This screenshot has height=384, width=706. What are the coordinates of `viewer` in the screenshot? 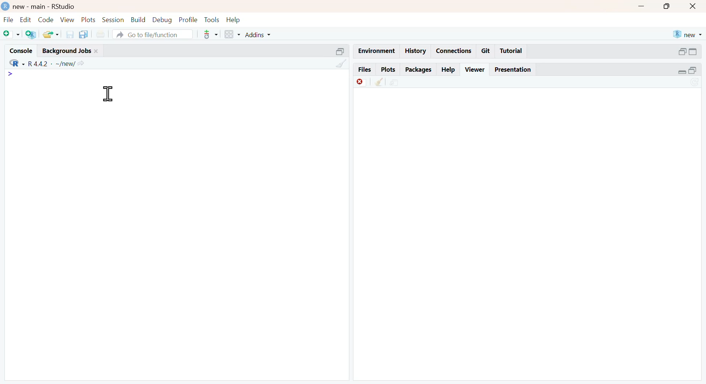 It's located at (475, 70).